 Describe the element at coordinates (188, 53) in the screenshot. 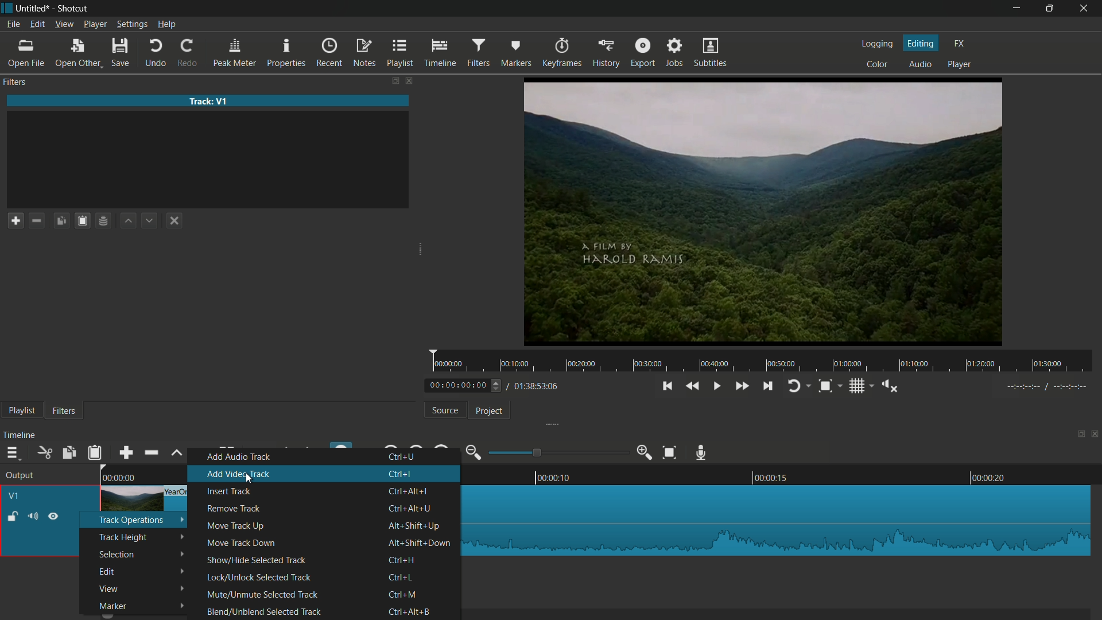

I see `redo` at that location.